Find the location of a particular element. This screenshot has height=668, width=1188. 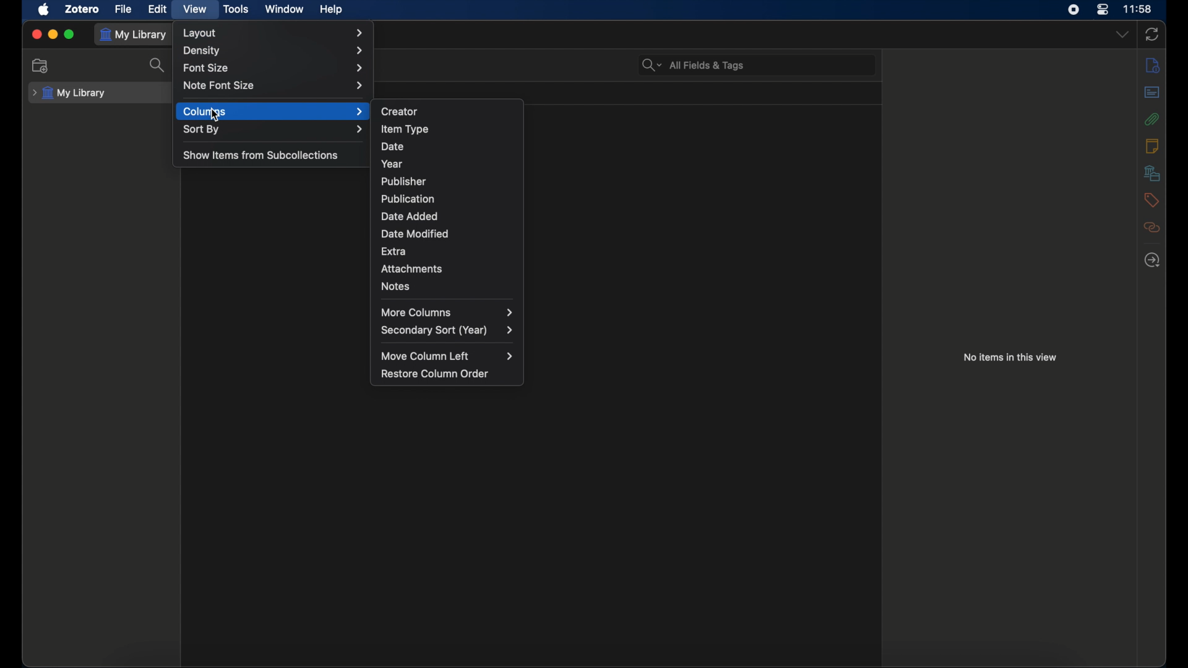

dropdown is located at coordinates (1122, 34).